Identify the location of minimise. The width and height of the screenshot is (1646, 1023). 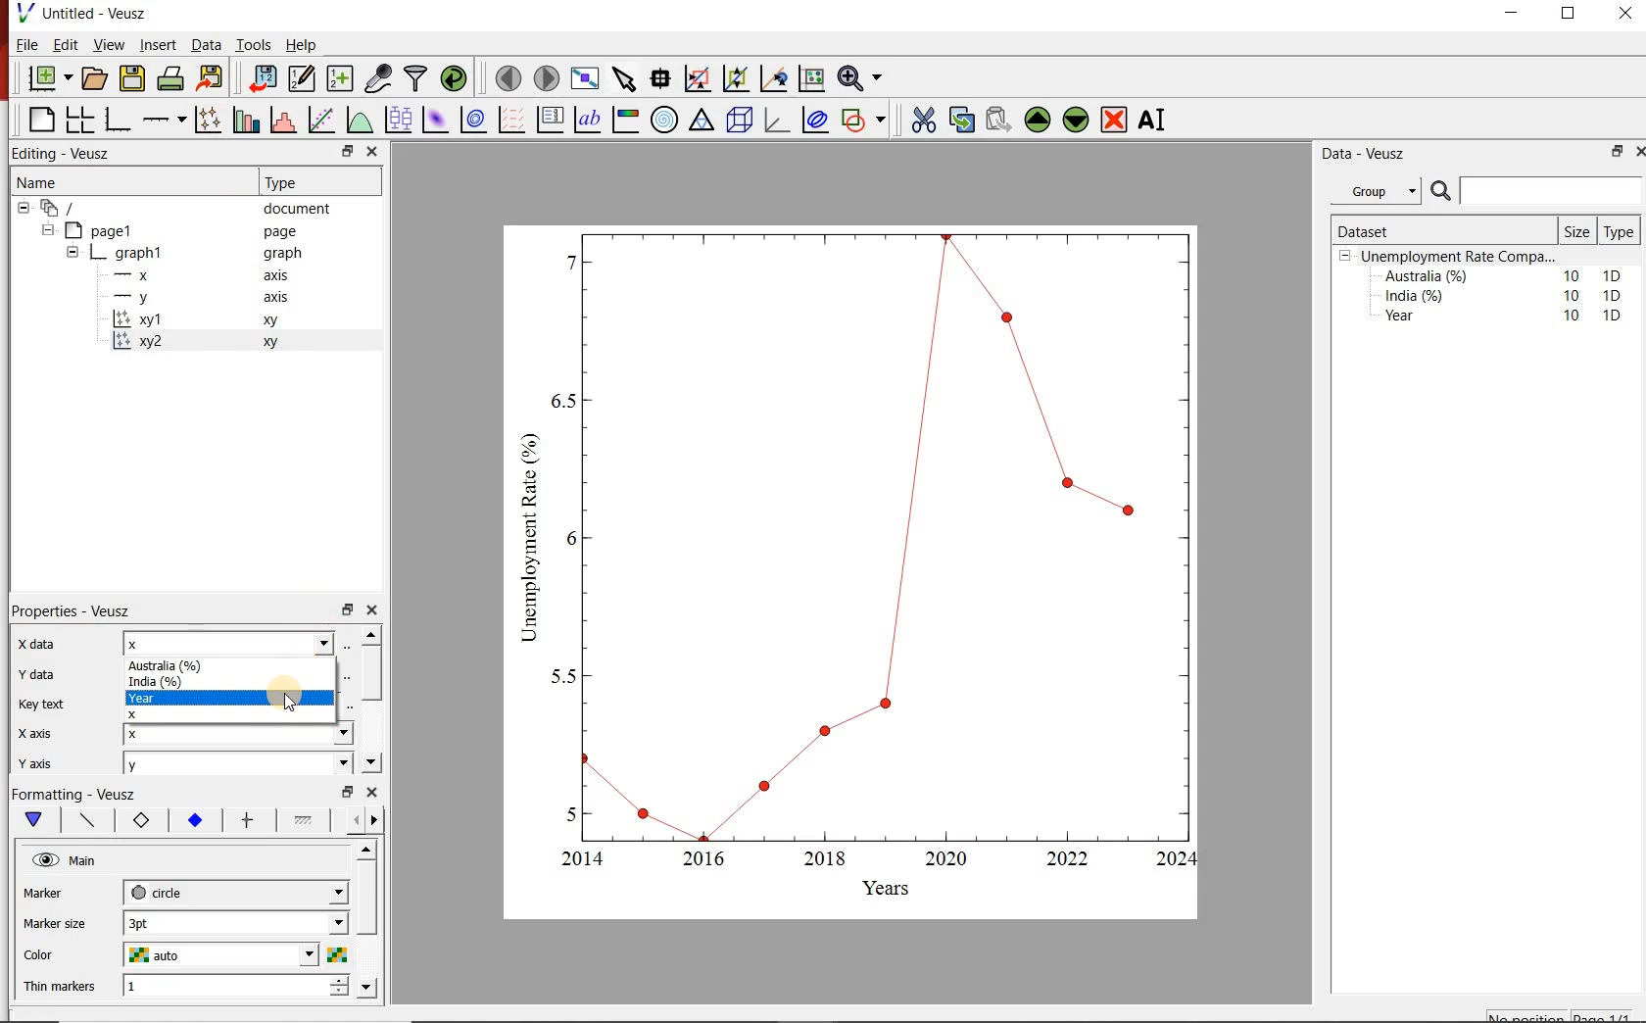
(348, 790).